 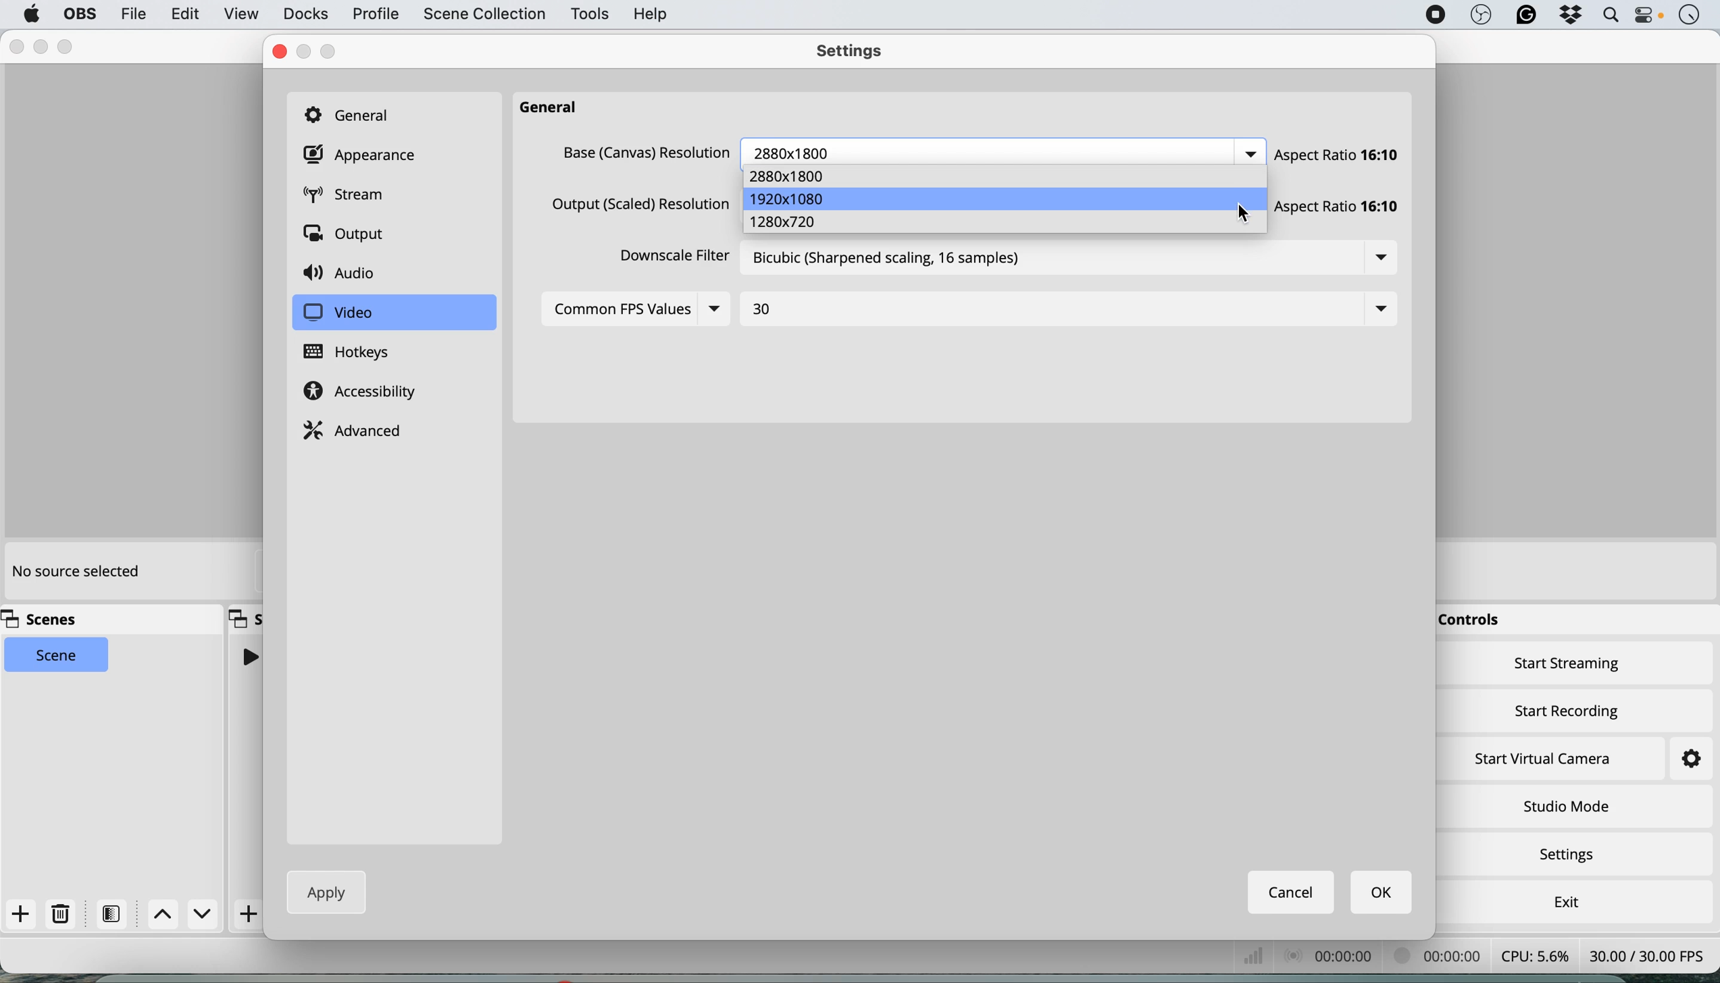 What do you see at coordinates (246, 617) in the screenshot?
I see `Copy ` at bounding box center [246, 617].